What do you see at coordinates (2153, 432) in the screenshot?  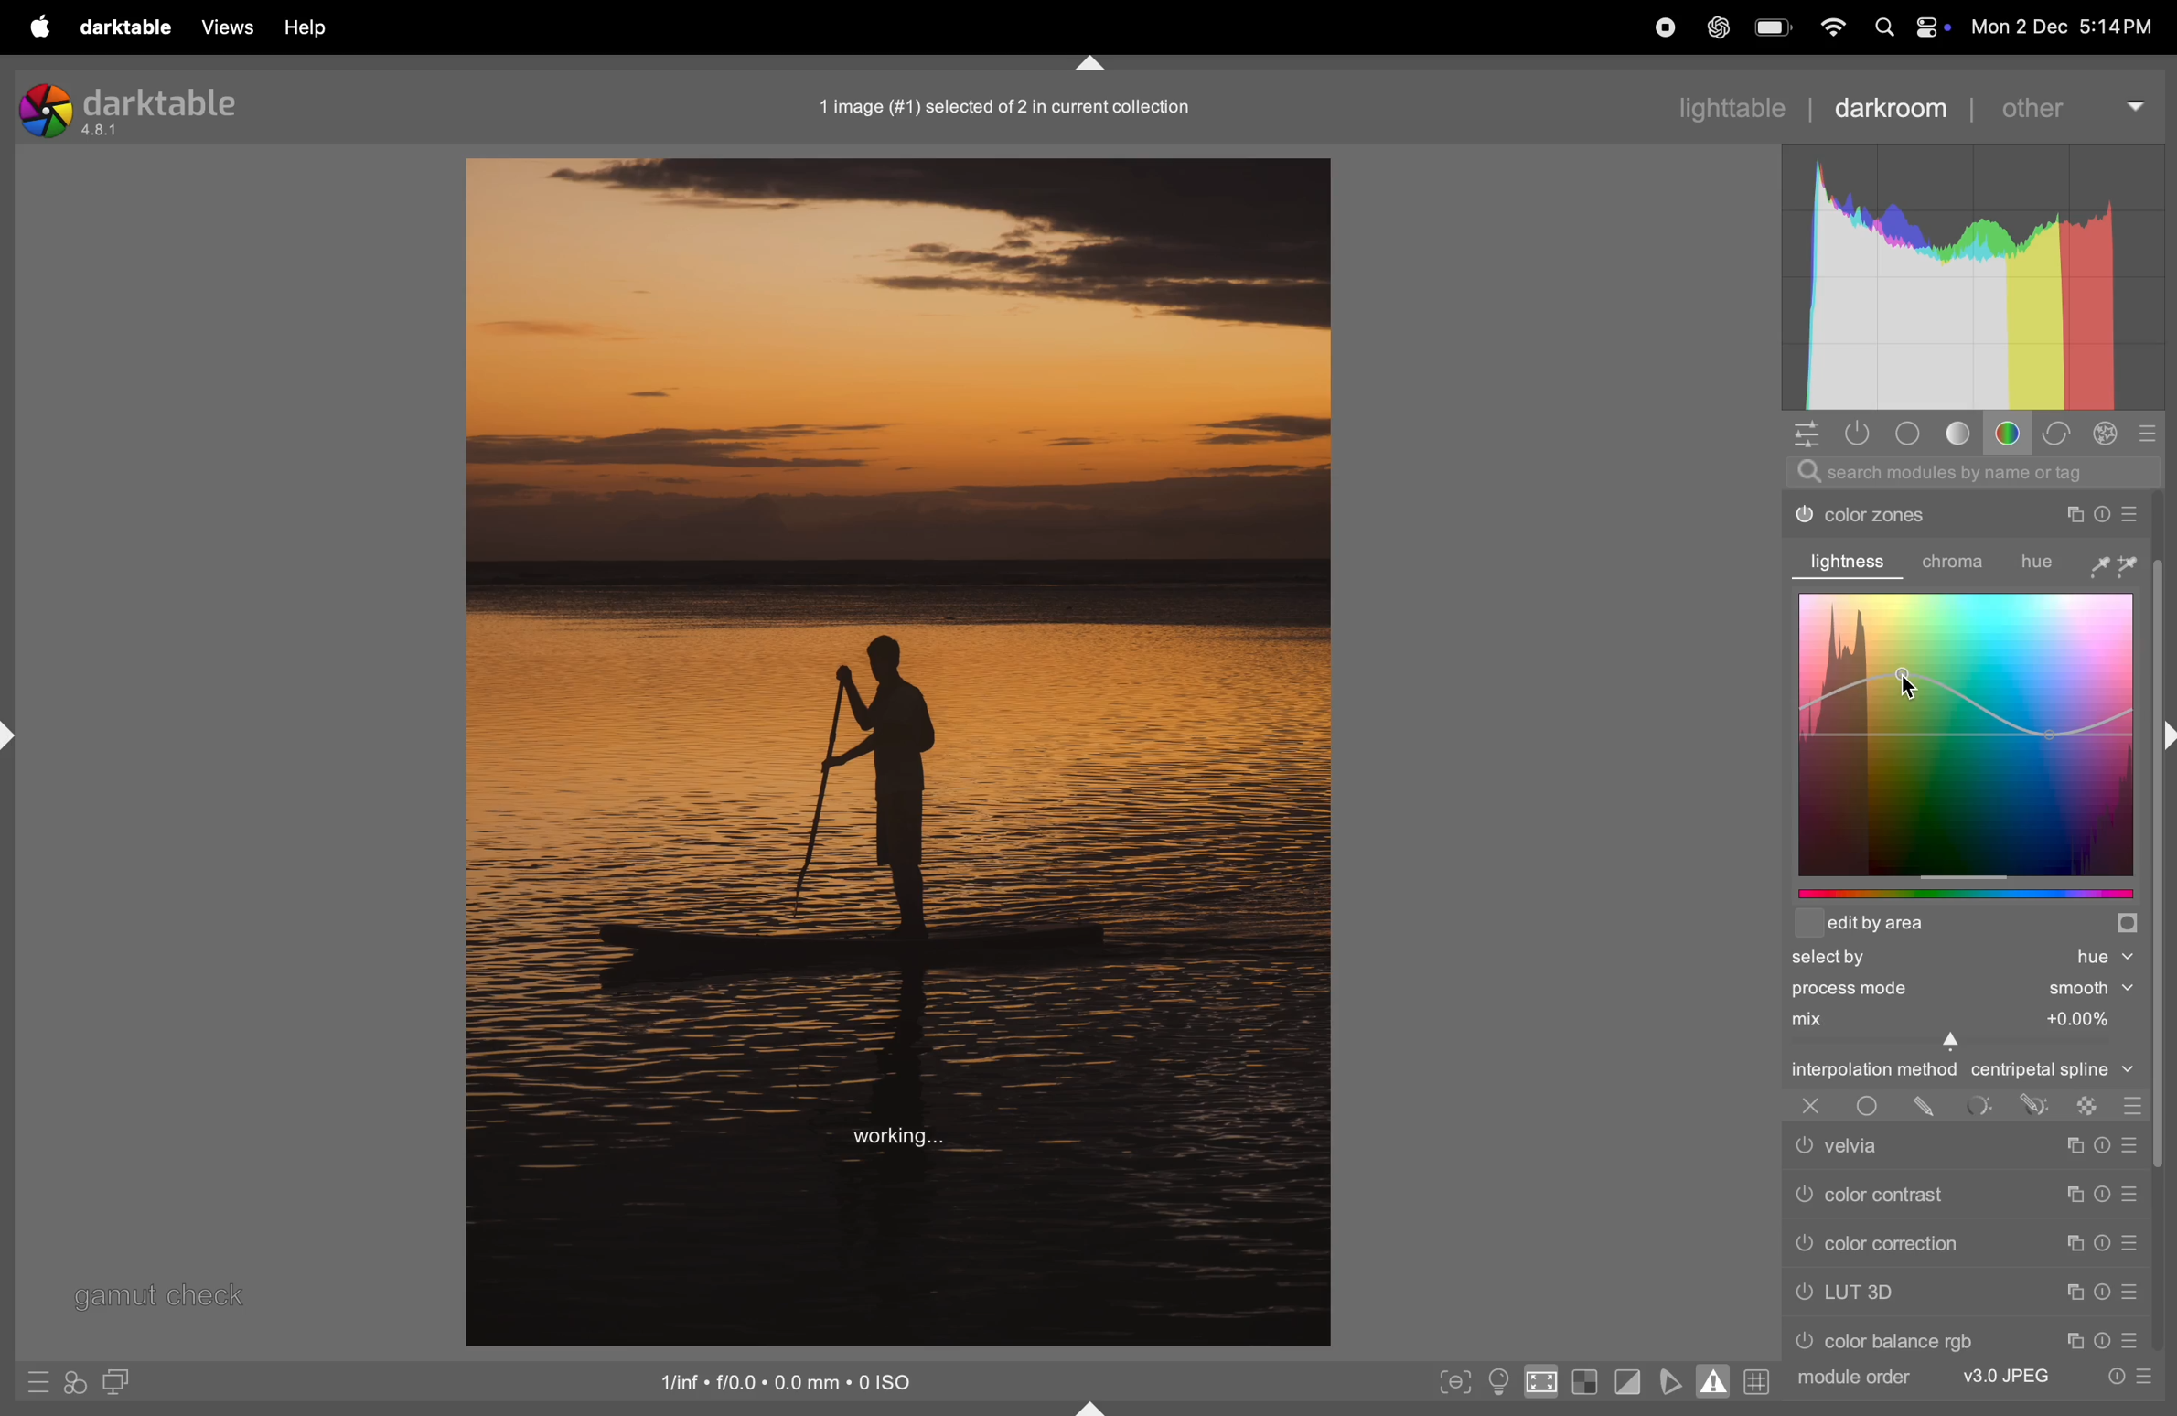 I see `` at bounding box center [2153, 432].